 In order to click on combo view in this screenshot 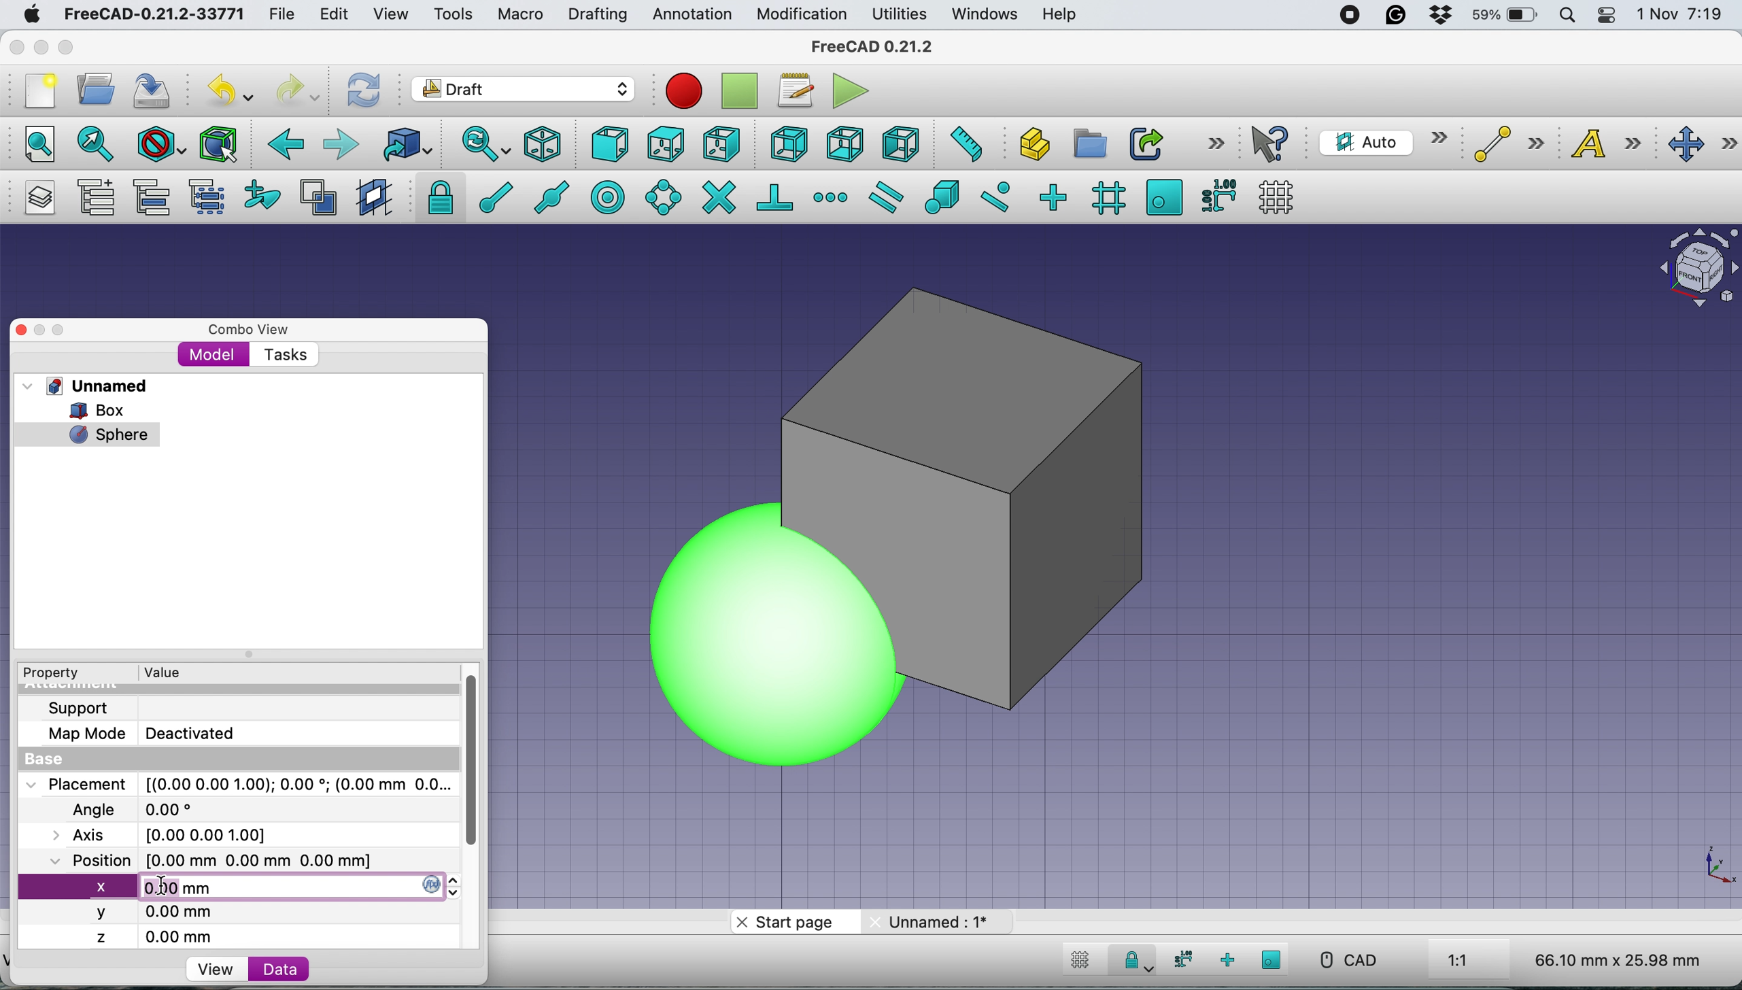, I will do `click(249, 330)`.